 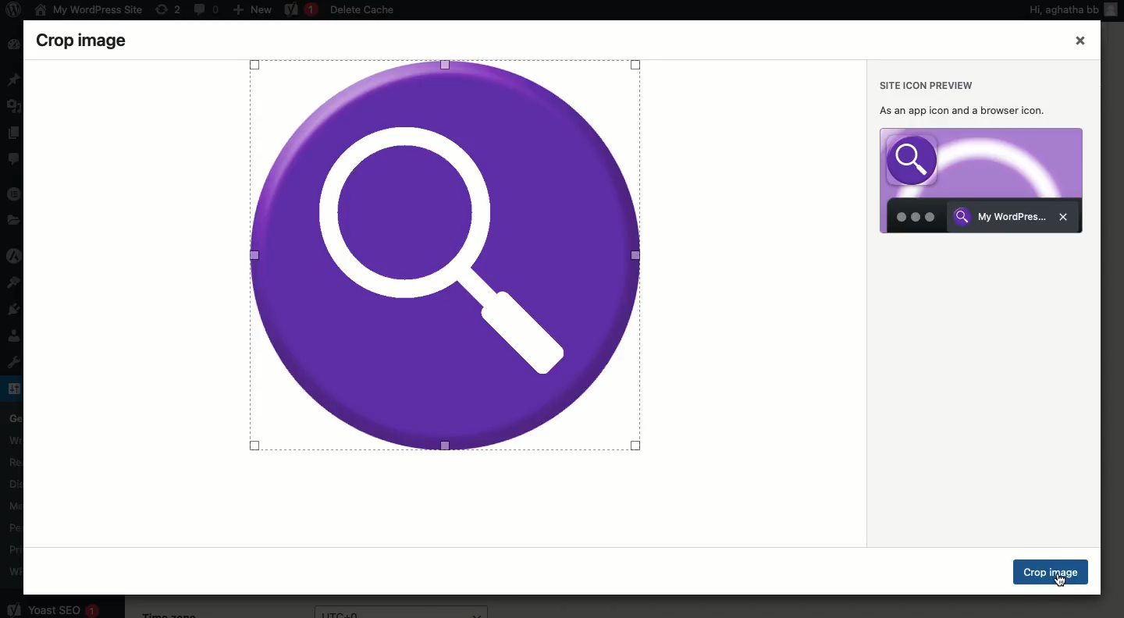 What do you see at coordinates (1066, 583) in the screenshot?
I see `cursor` at bounding box center [1066, 583].